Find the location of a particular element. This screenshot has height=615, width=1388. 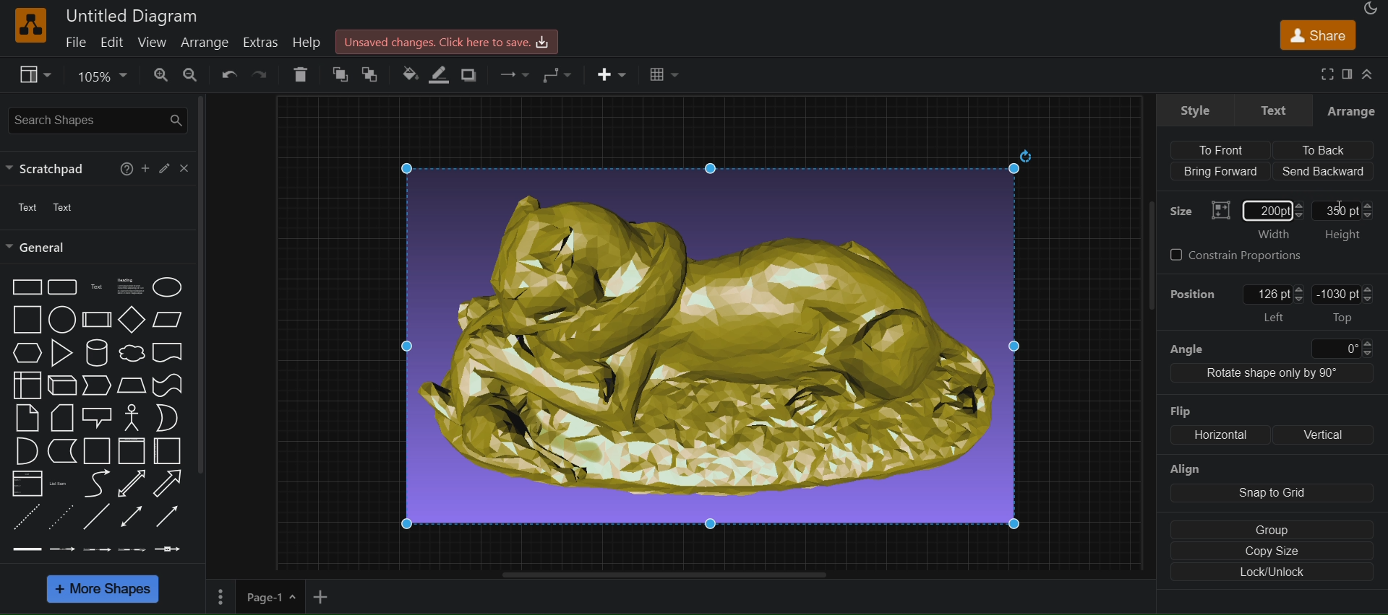

Align is located at coordinates (1186, 470).